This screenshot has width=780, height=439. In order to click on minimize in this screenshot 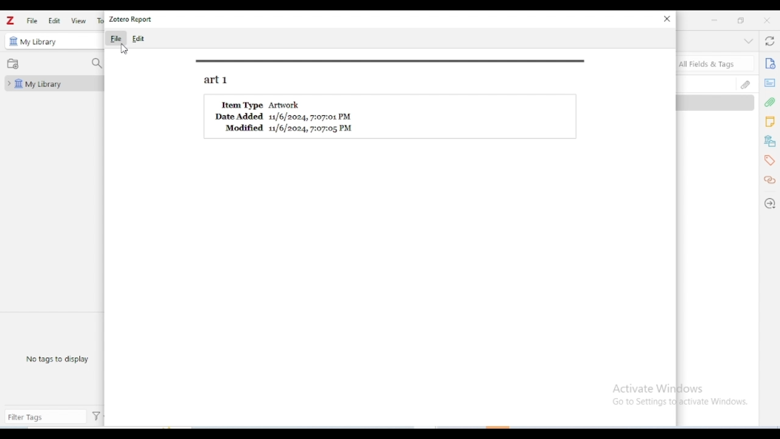, I will do `click(715, 20)`.